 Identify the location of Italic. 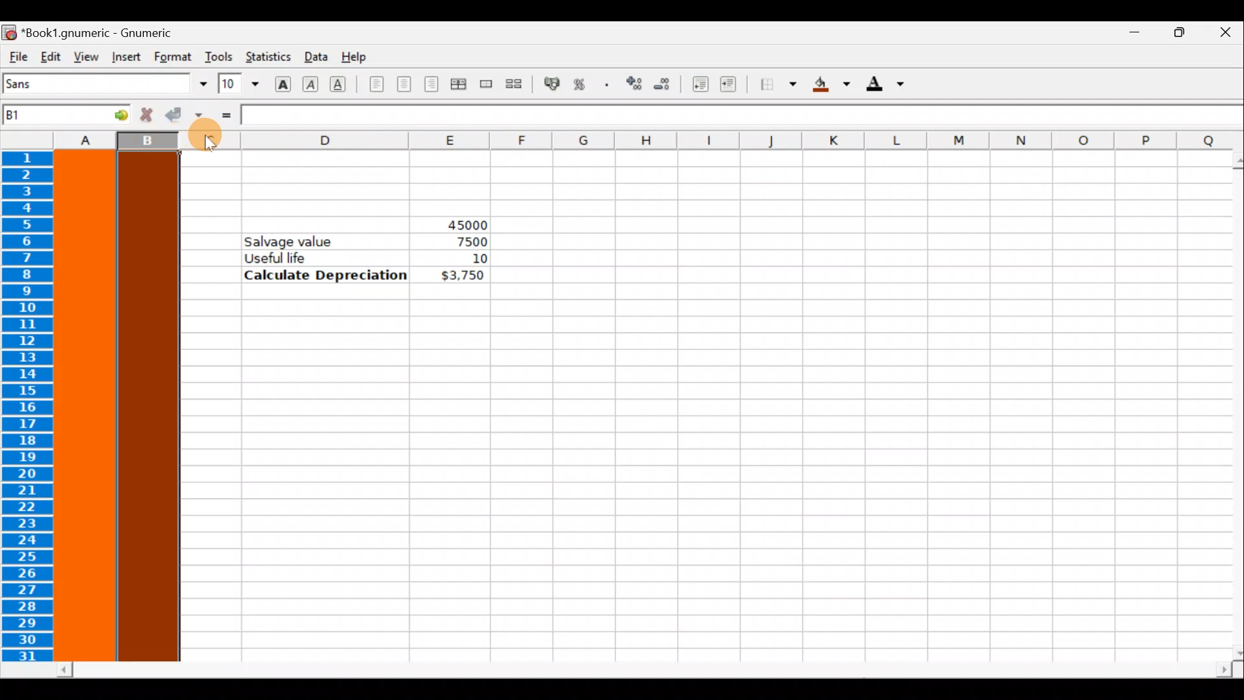
(312, 82).